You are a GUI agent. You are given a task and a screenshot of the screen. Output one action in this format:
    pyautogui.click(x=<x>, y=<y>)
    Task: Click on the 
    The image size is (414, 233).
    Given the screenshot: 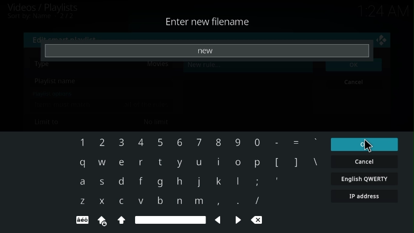 What is the action you would take?
    pyautogui.click(x=237, y=144)
    